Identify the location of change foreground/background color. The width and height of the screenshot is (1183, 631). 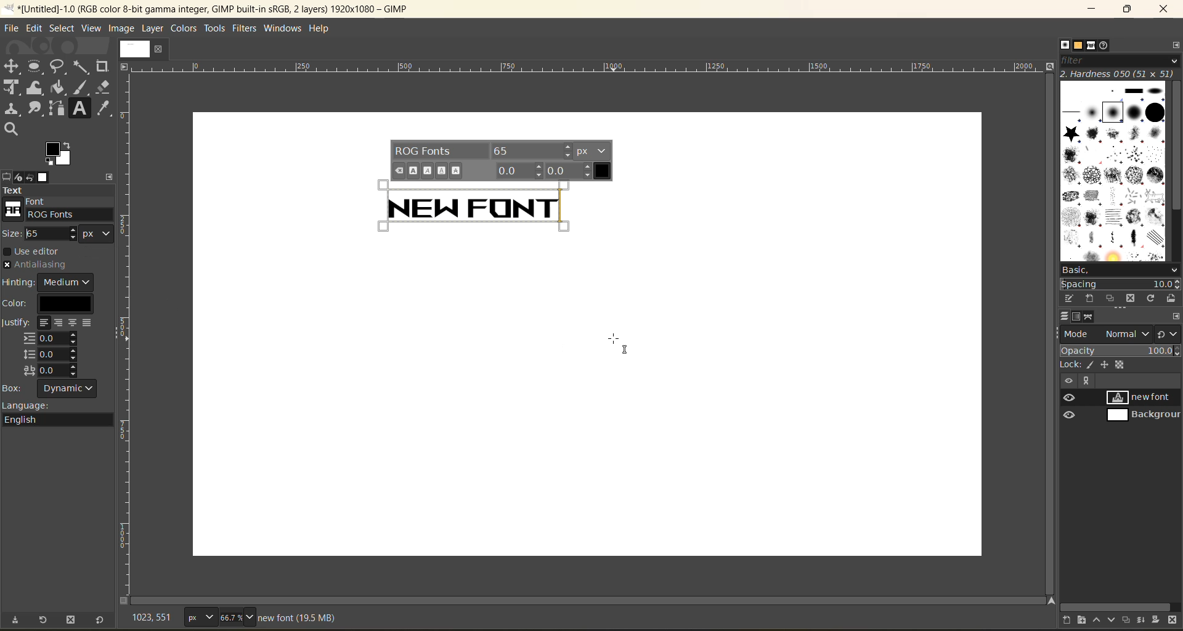
(60, 155).